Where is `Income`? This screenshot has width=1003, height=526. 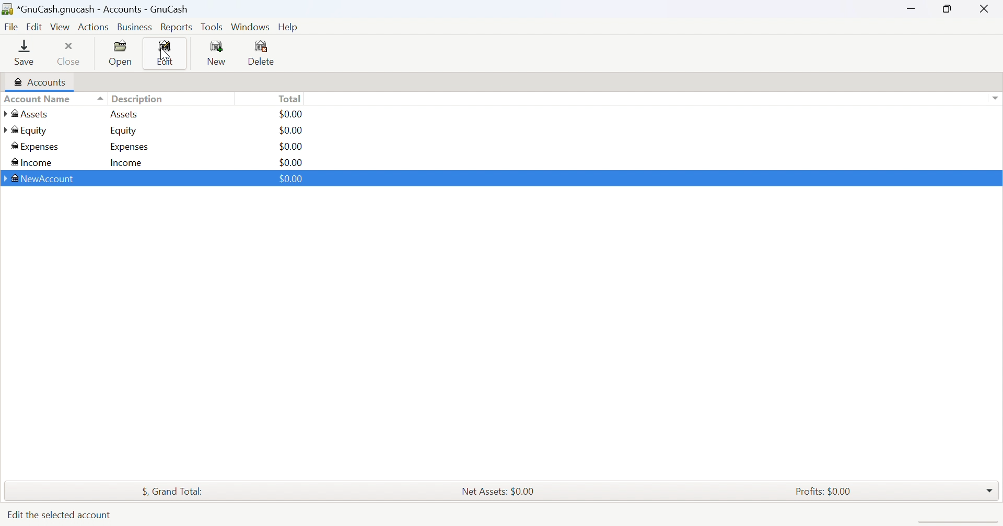
Income is located at coordinates (127, 163).